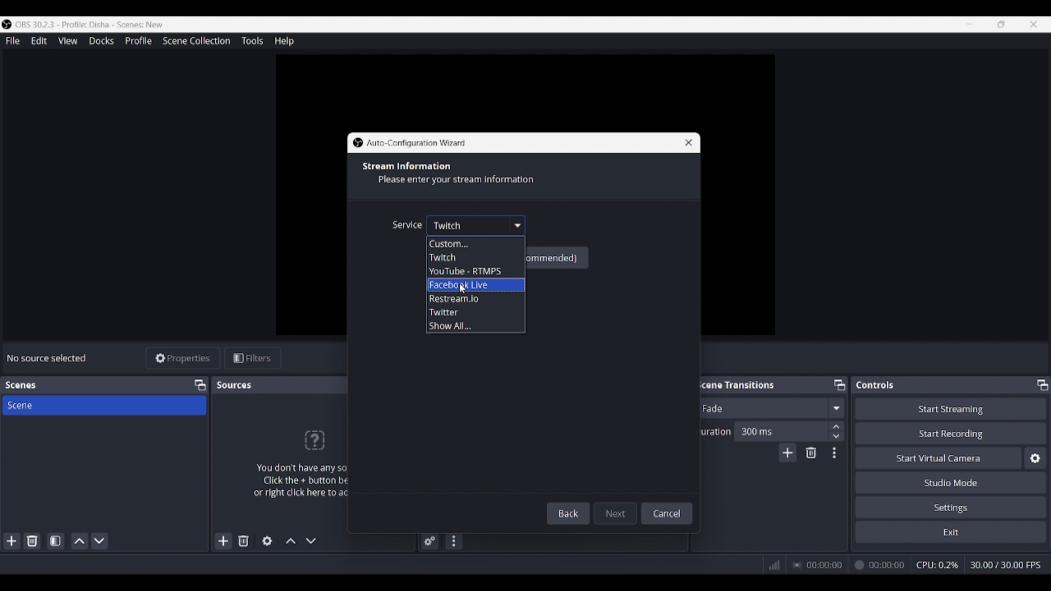 This screenshot has width=1051, height=591. Describe the element at coordinates (951, 507) in the screenshot. I see `Settings` at that location.